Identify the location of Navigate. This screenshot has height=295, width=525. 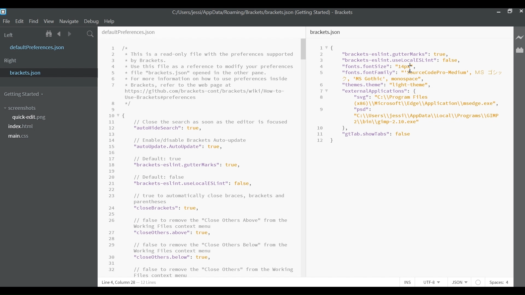
(69, 21).